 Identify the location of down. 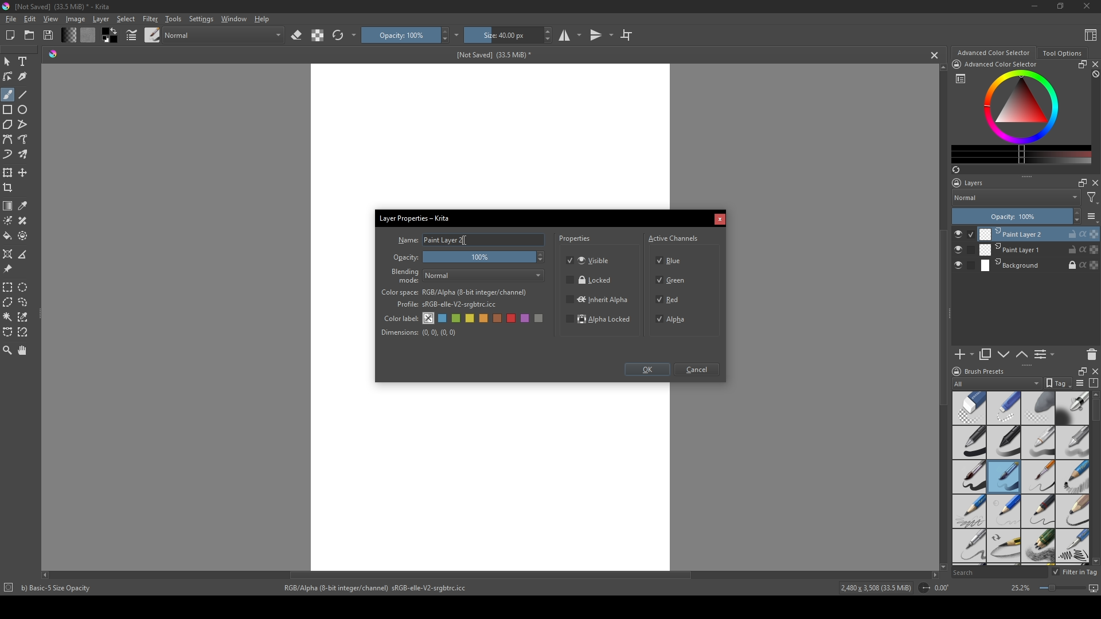
(1004, 354).